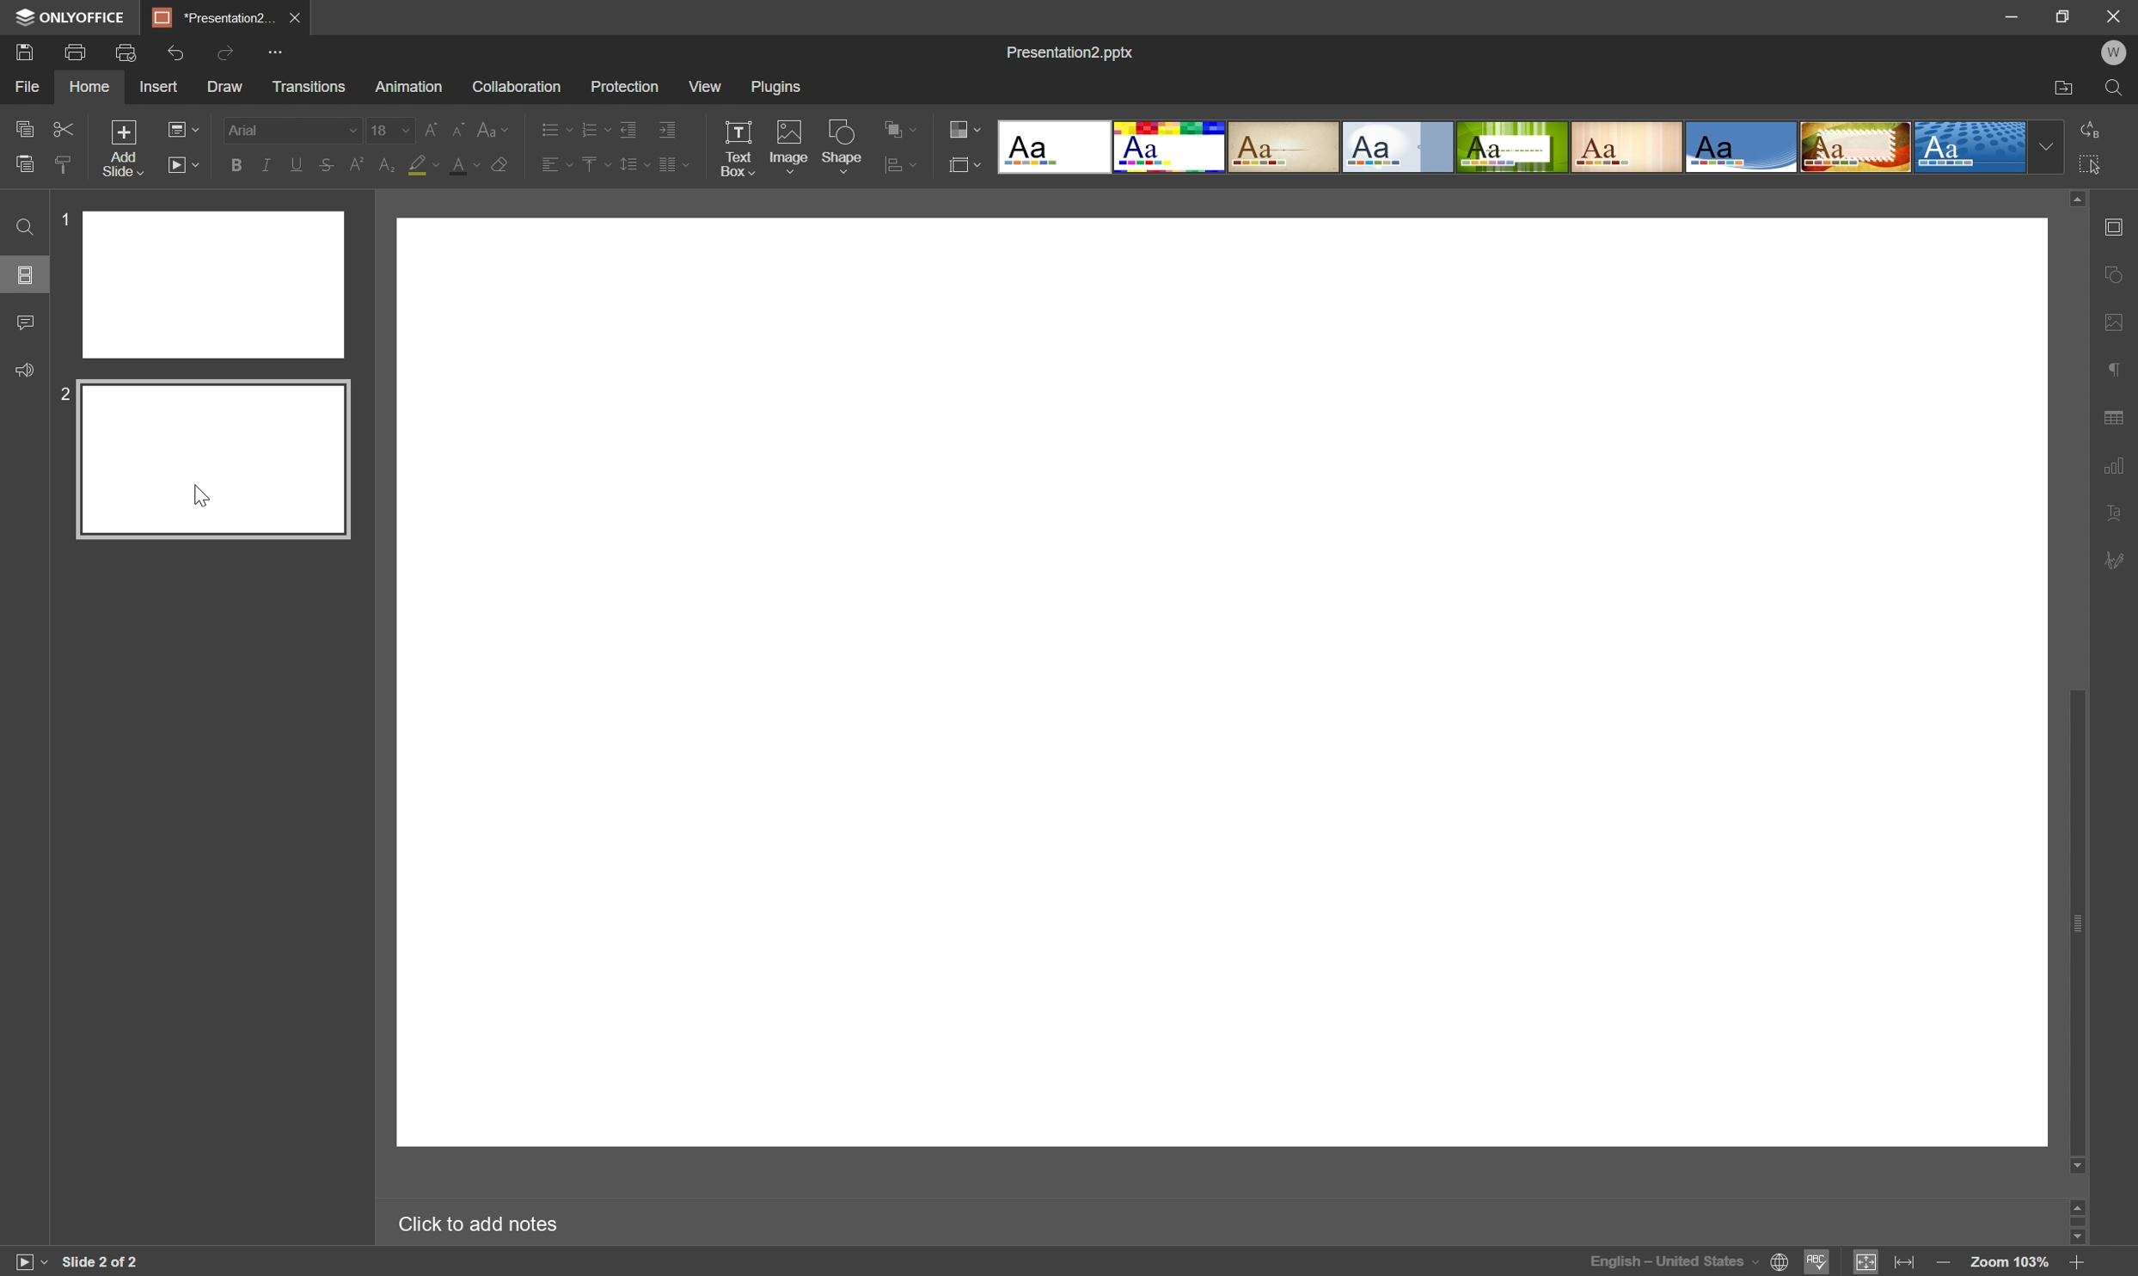 The image size is (2138, 1276). Describe the element at coordinates (60, 394) in the screenshot. I see `2` at that location.